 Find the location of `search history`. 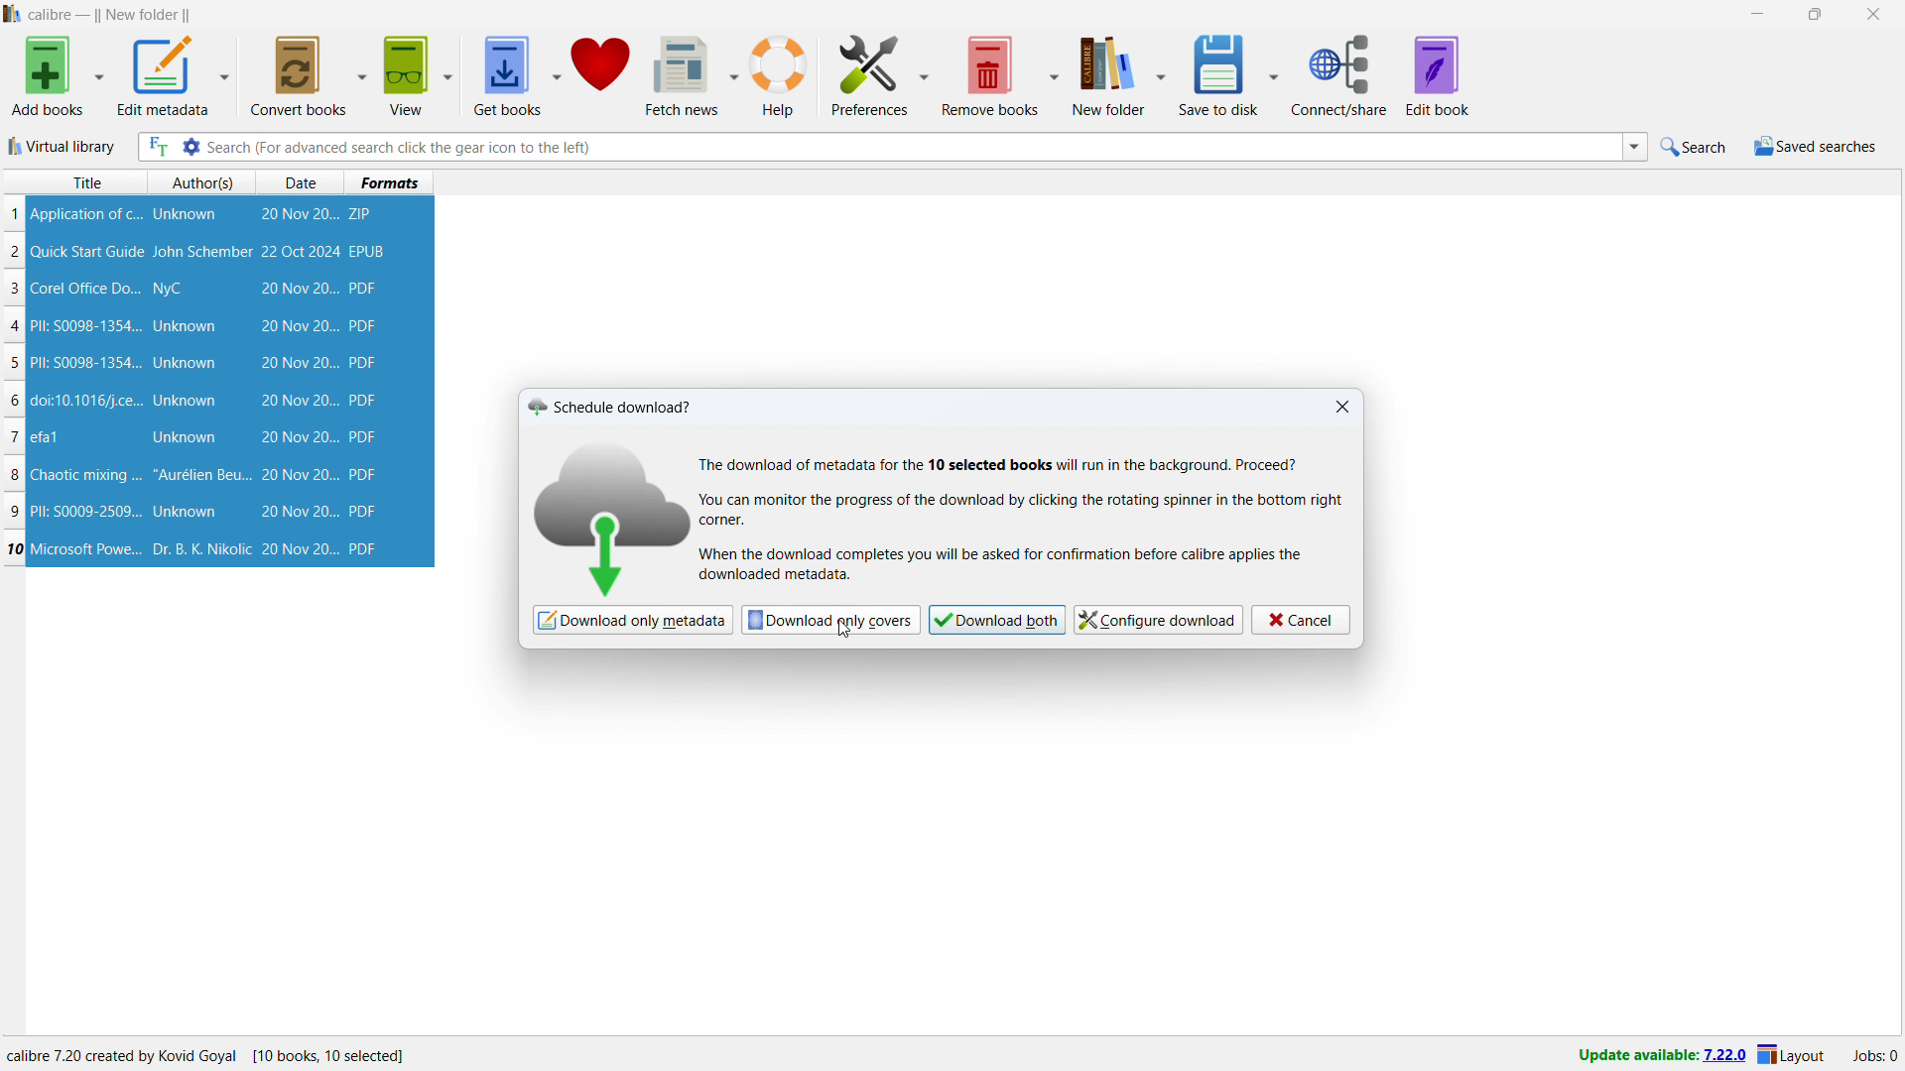

search history is located at coordinates (1634, 148).